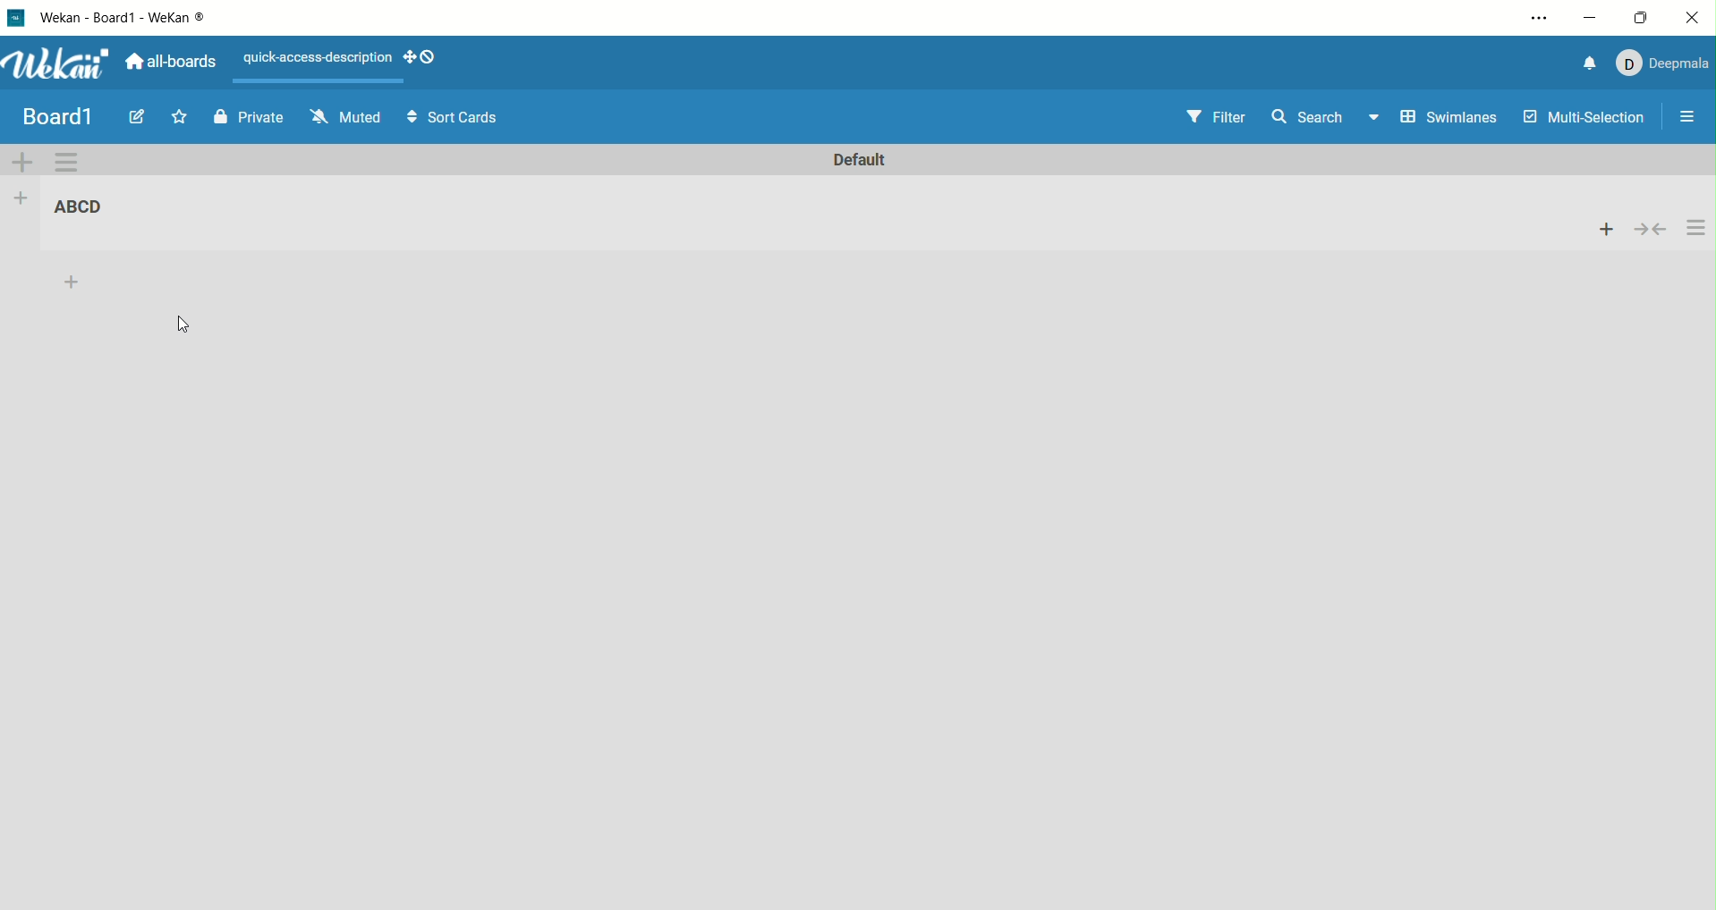 The width and height of the screenshot is (1716, 910). What do you see at coordinates (1693, 114) in the screenshot?
I see `open/close sidebar` at bounding box center [1693, 114].